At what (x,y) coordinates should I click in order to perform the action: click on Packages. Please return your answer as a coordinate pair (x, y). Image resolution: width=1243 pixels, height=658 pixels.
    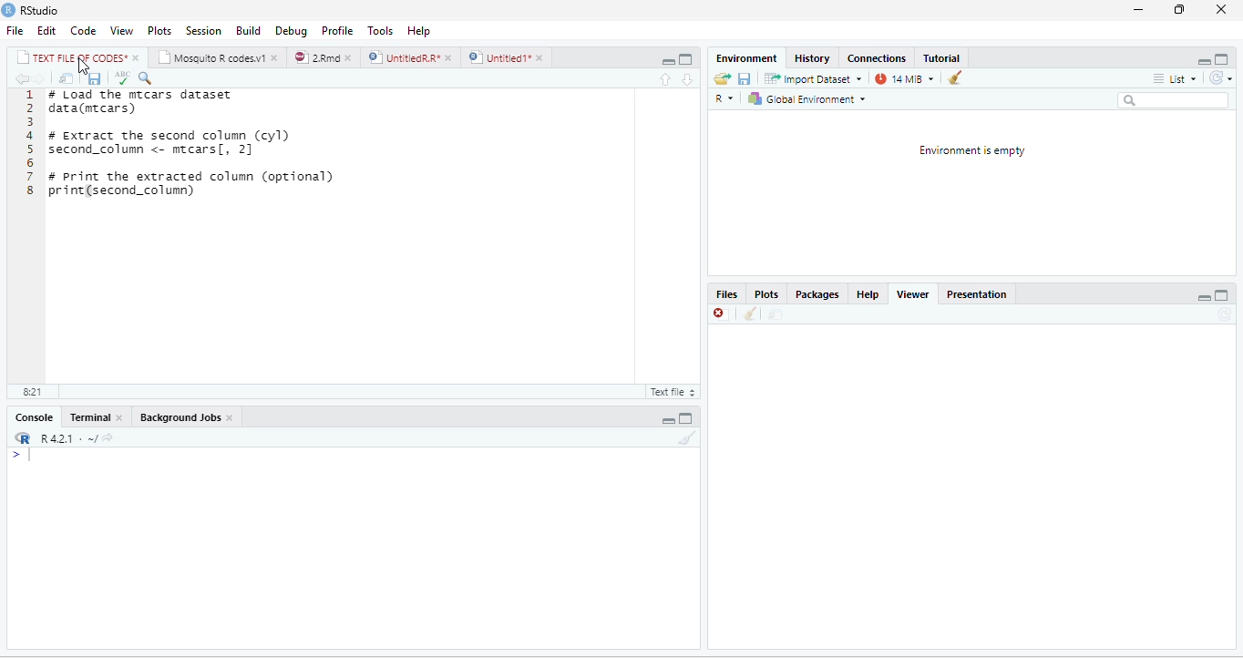
    Looking at the image, I should click on (819, 295).